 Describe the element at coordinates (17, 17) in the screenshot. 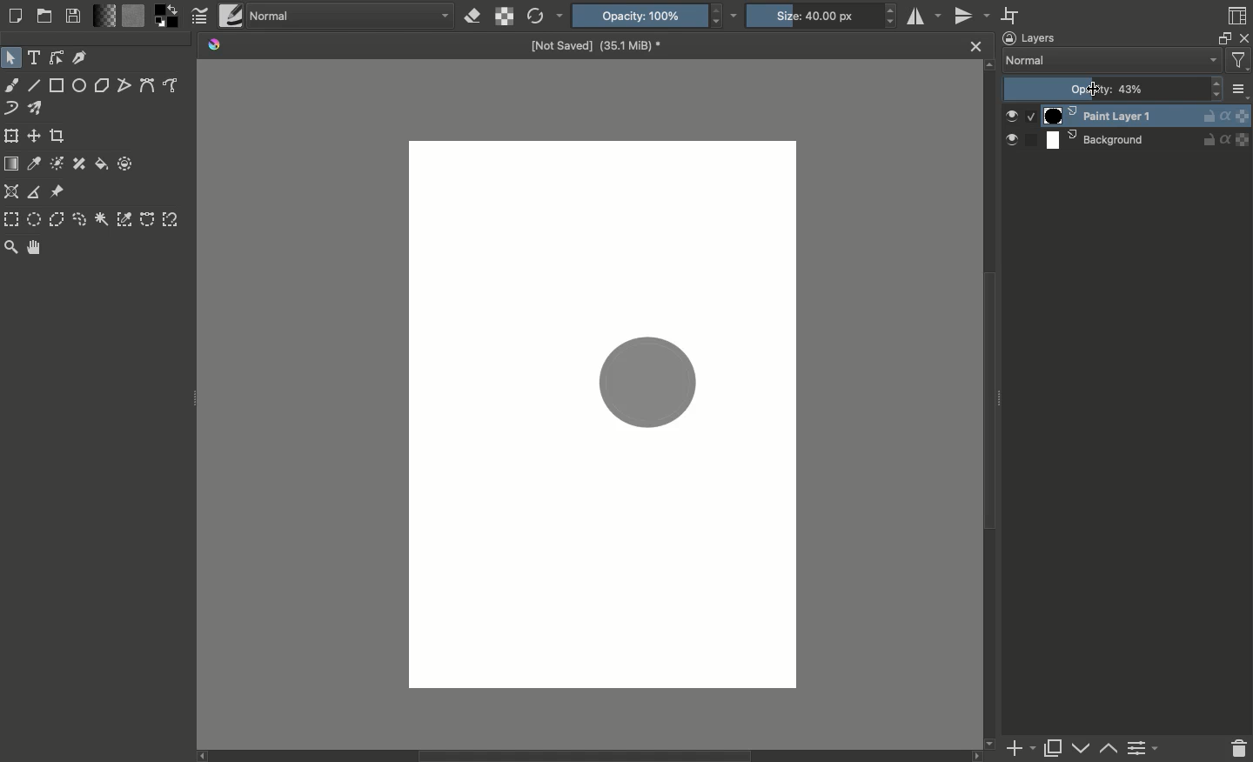

I see `New` at that location.